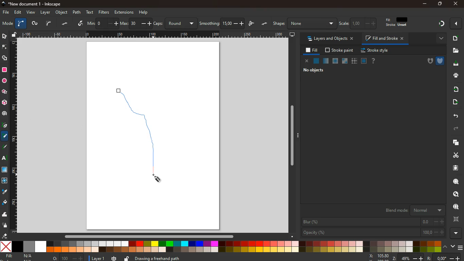  I want to click on minimize, so click(425, 4).